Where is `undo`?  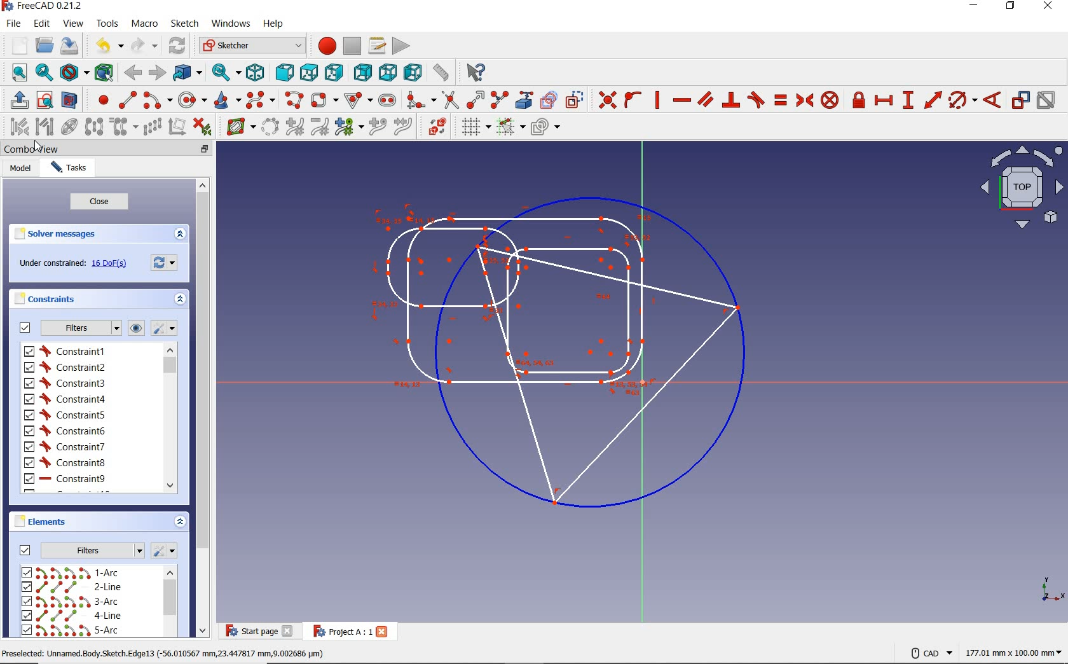
undo is located at coordinates (107, 46).